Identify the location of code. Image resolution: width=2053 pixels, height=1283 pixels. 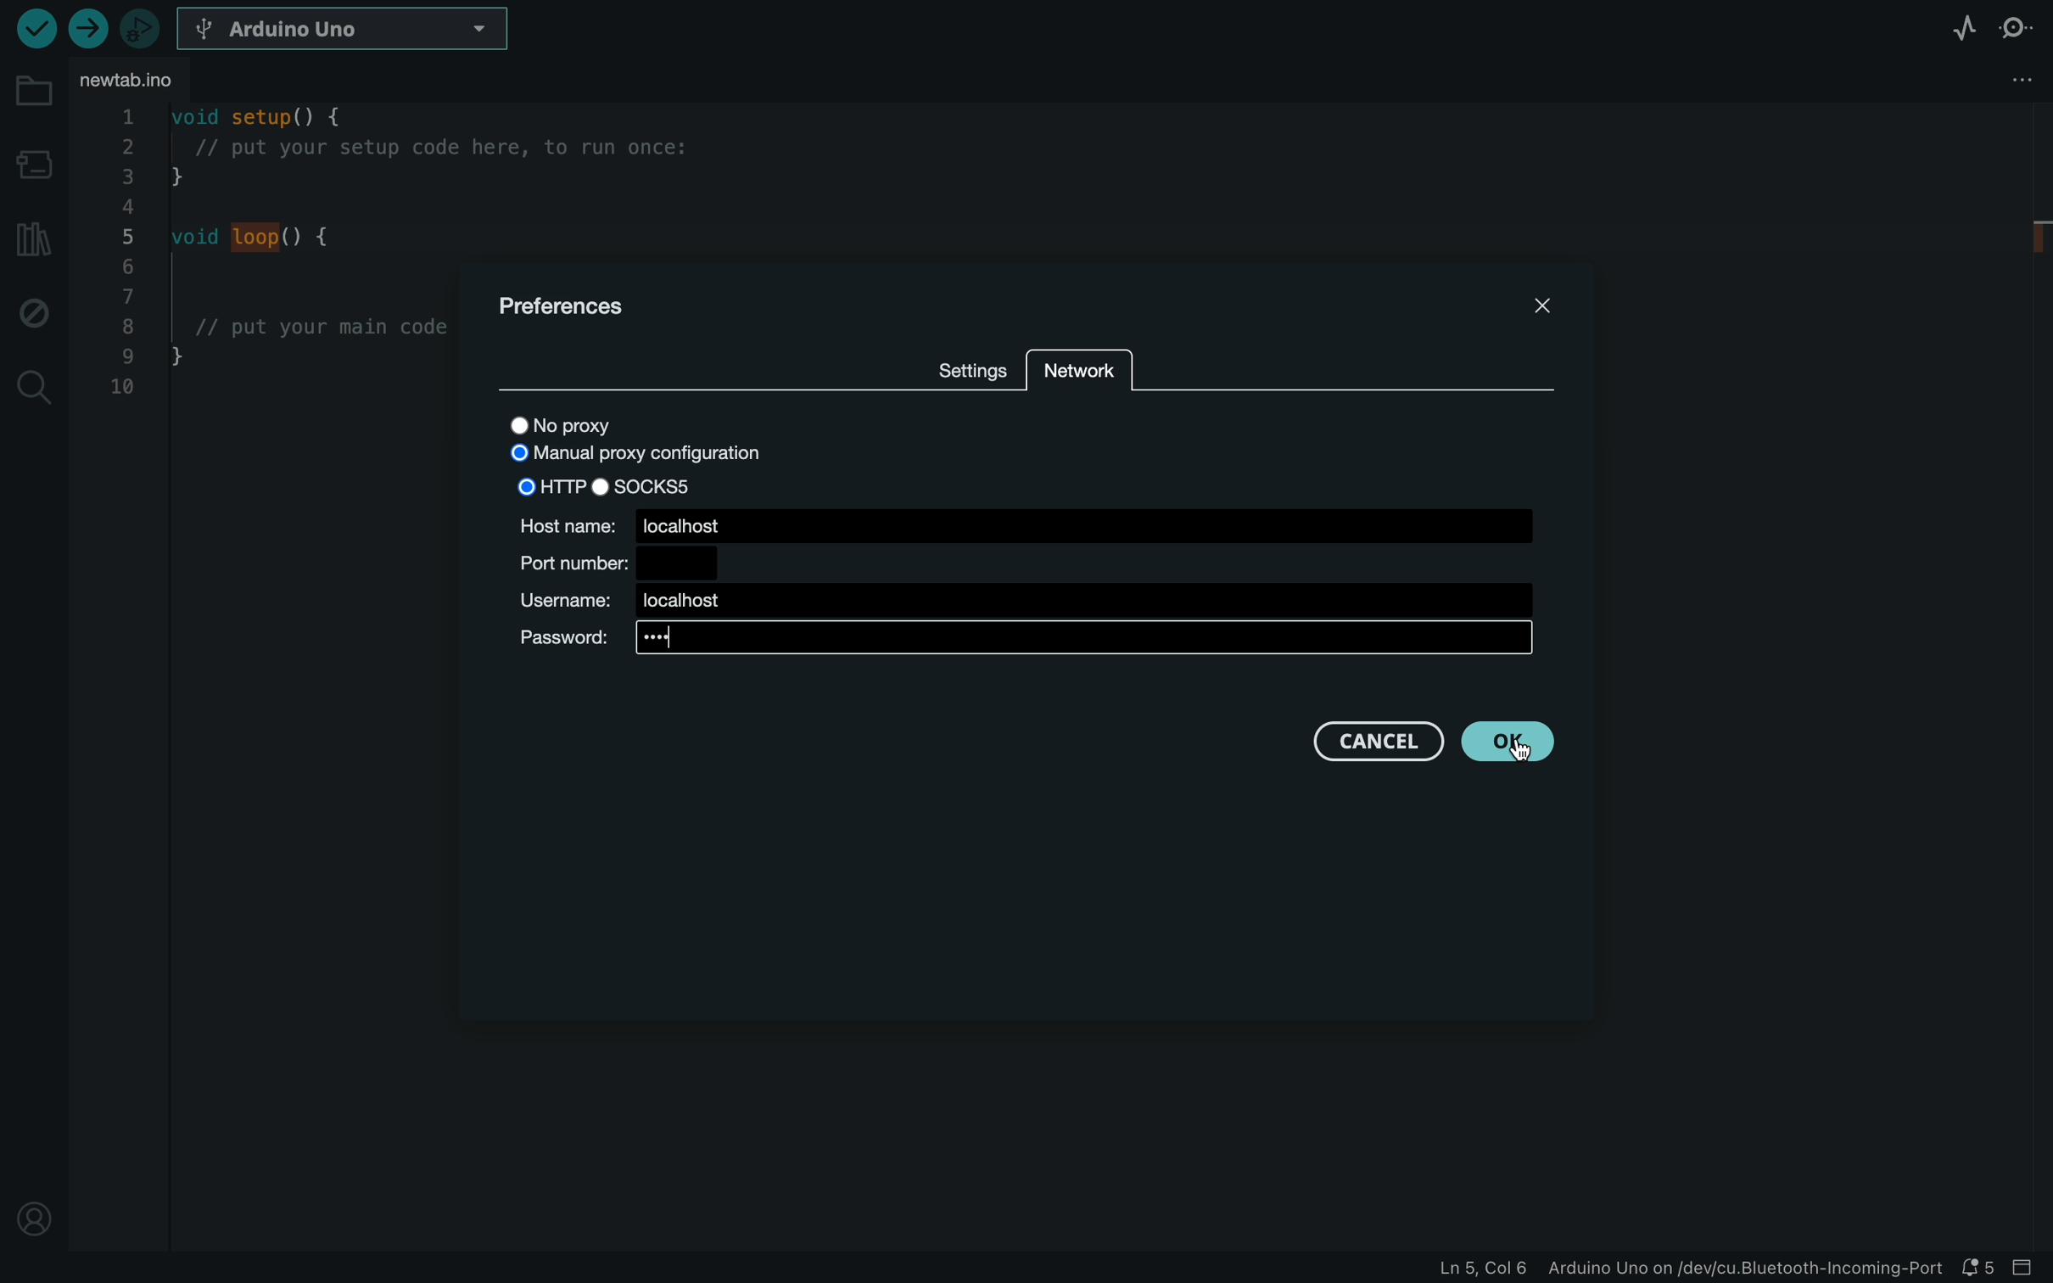
(270, 262).